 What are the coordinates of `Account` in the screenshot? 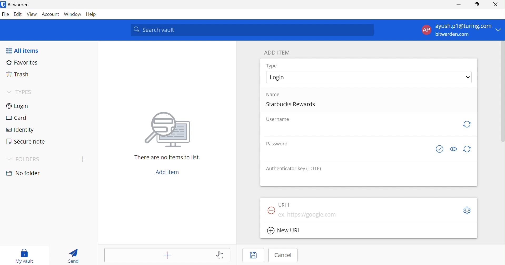 It's located at (51, 14).